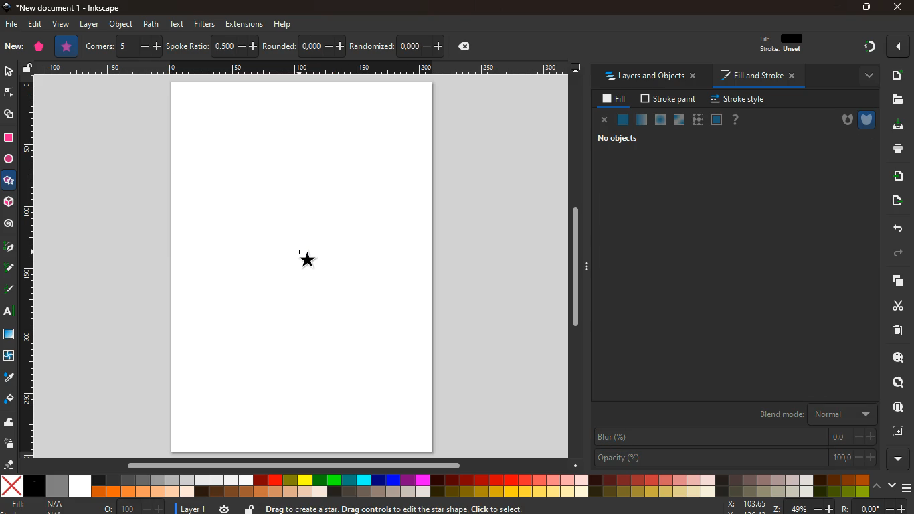  What do you see at coordinates (735, 266) in the screenshot?
I see `a` at bounding box center [735, 266].